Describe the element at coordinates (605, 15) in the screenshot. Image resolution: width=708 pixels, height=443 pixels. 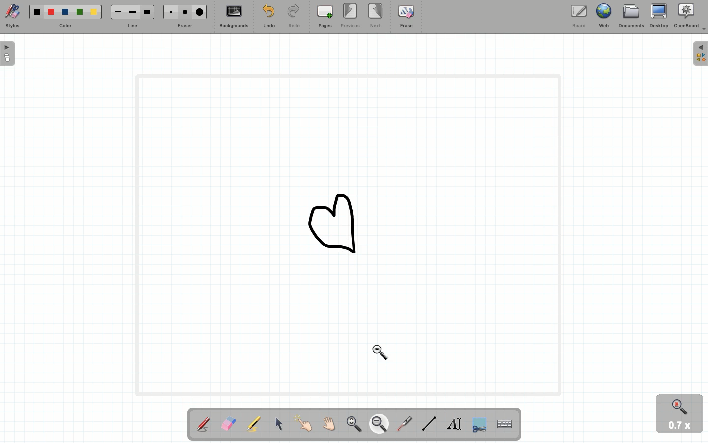
I see `Web` at that location.